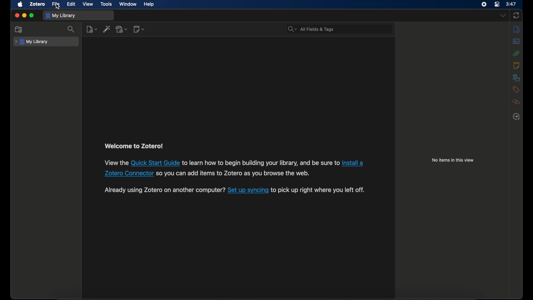  What do you see at coordinates (91, 29) in the screenshot?
I see `new item` at bounding box center [91, 29].